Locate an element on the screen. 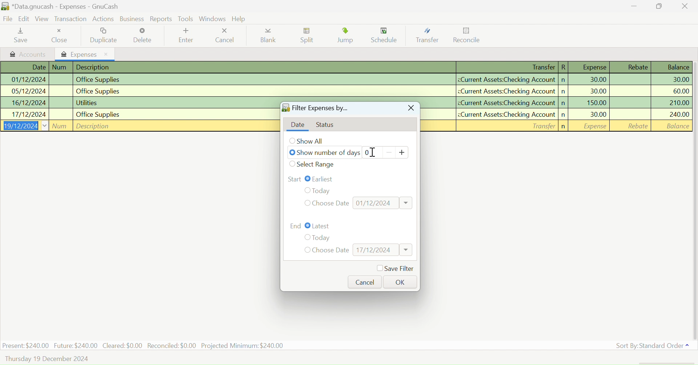  Edit is located at coordinates (24, 19).